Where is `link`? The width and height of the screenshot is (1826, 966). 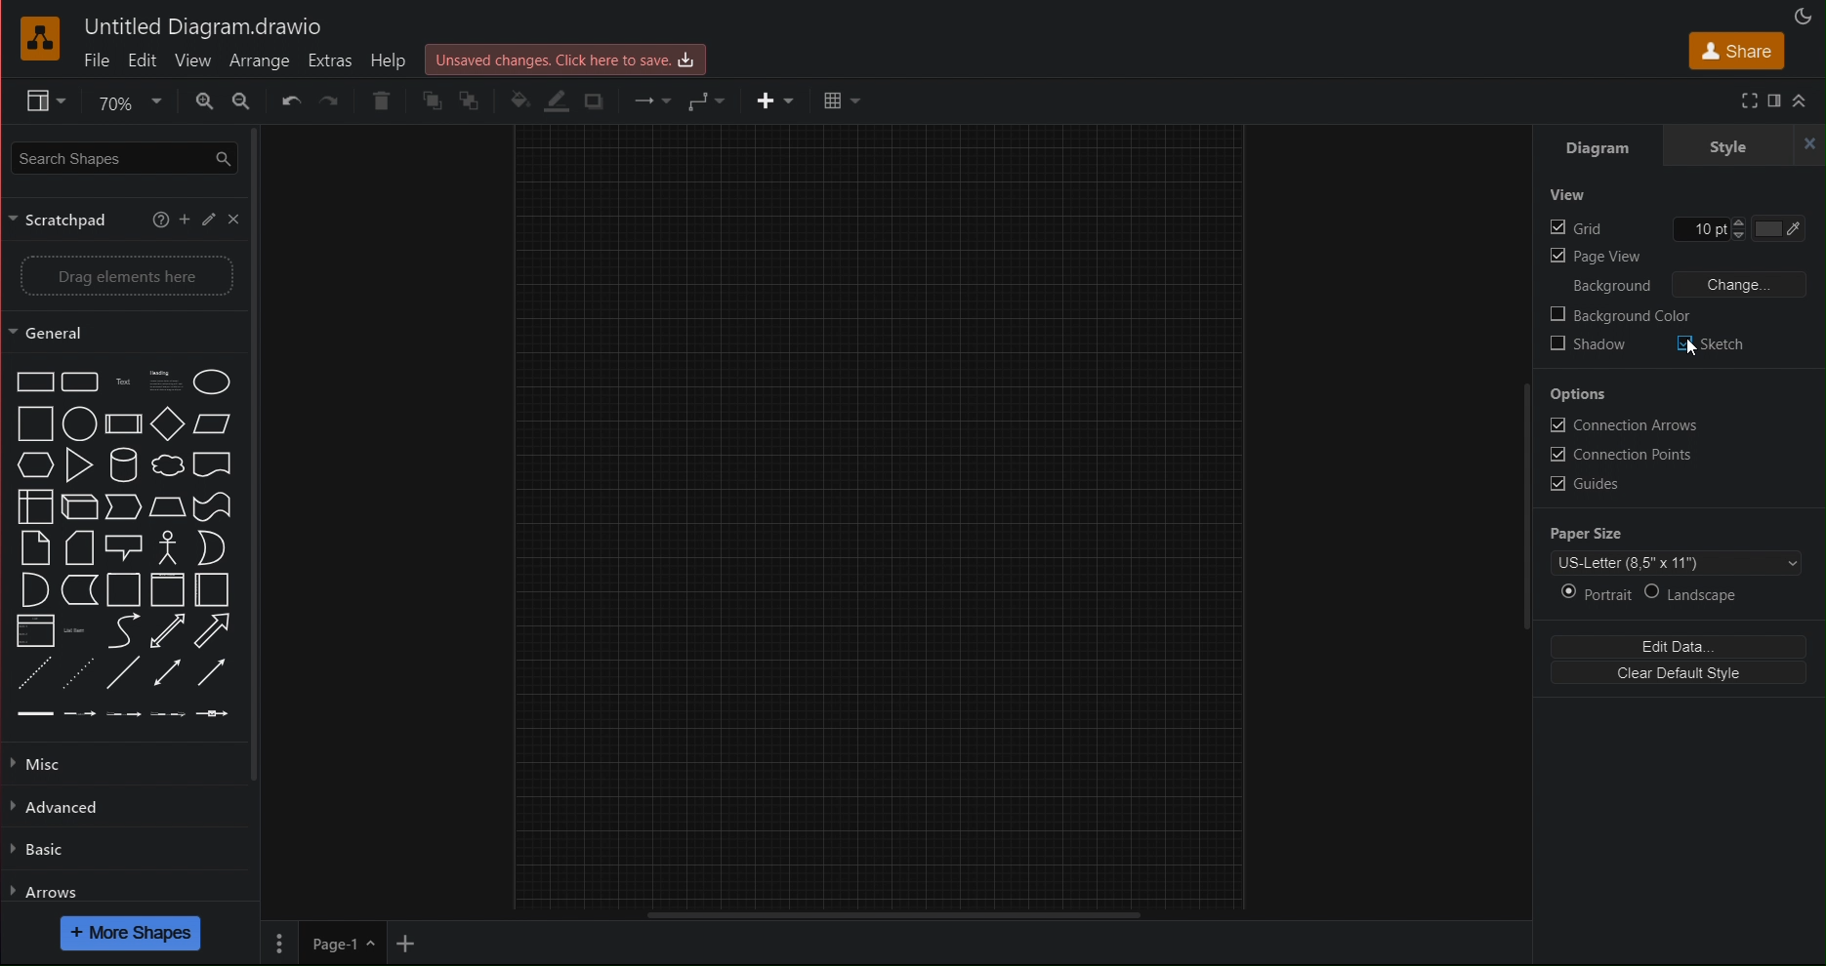
link is located at coordinates (34, 717).